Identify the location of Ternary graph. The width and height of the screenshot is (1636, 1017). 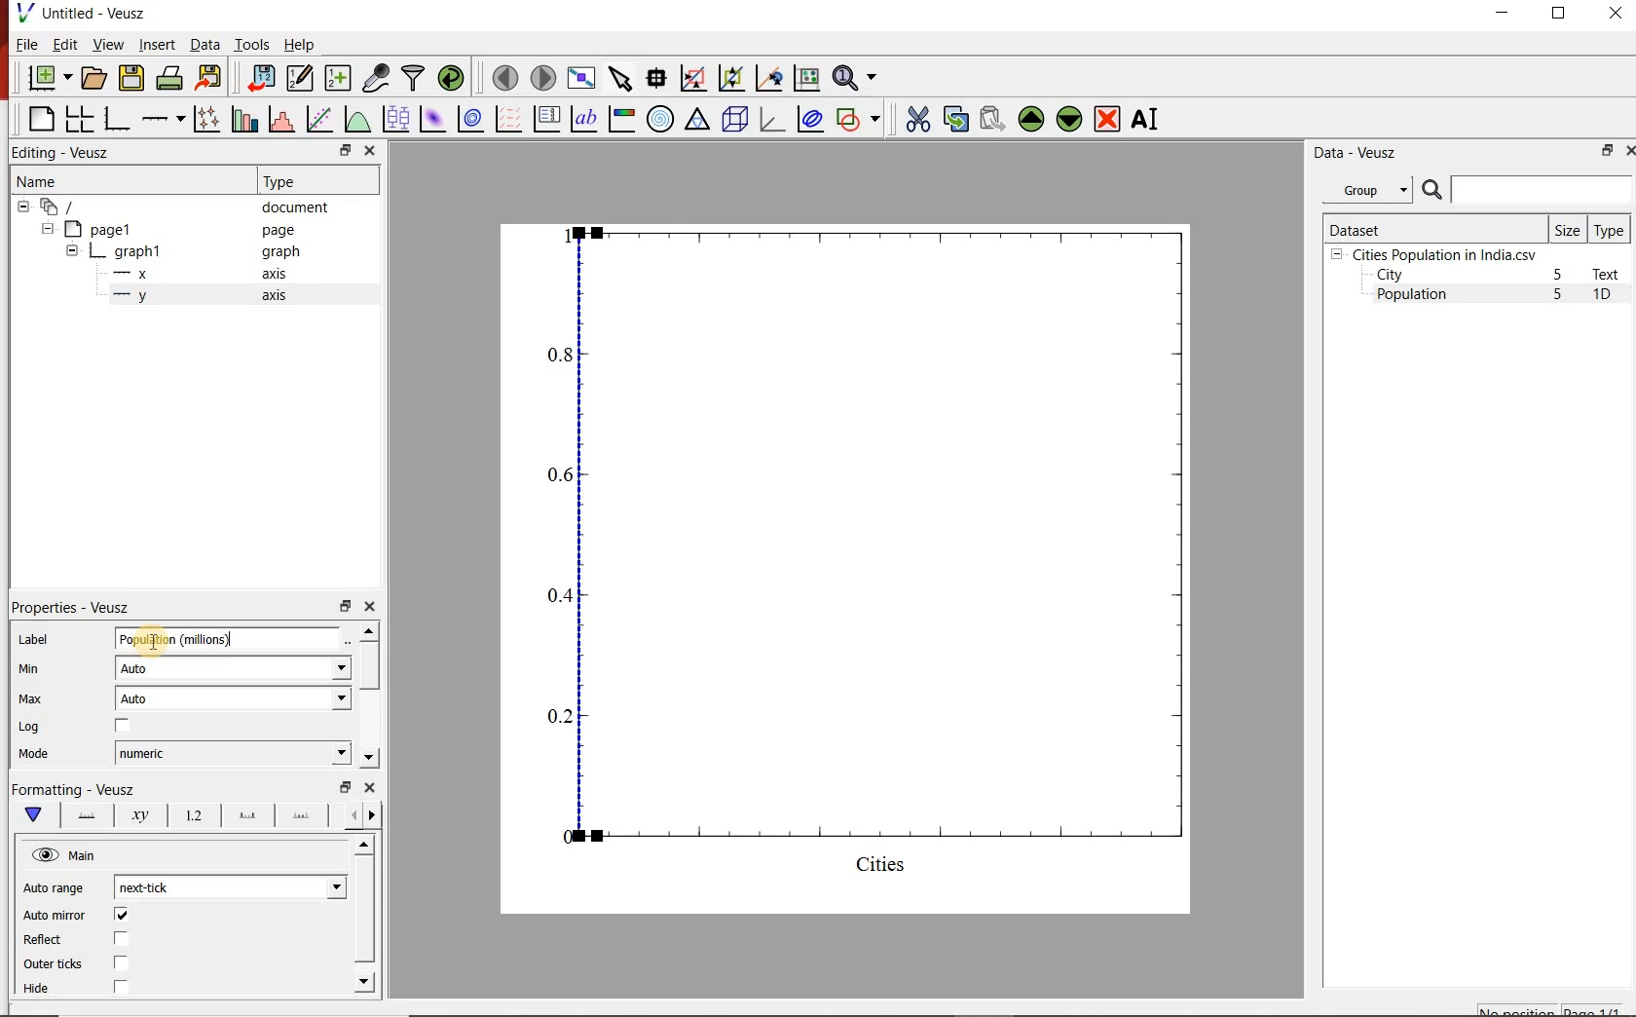
(697, 120).